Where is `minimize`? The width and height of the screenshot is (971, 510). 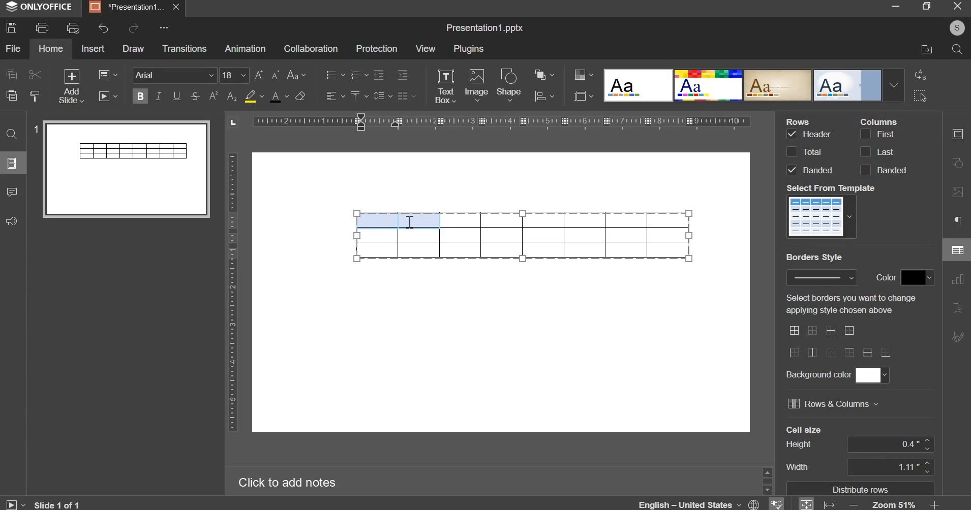
minimize is located at coordinates (895, 7).